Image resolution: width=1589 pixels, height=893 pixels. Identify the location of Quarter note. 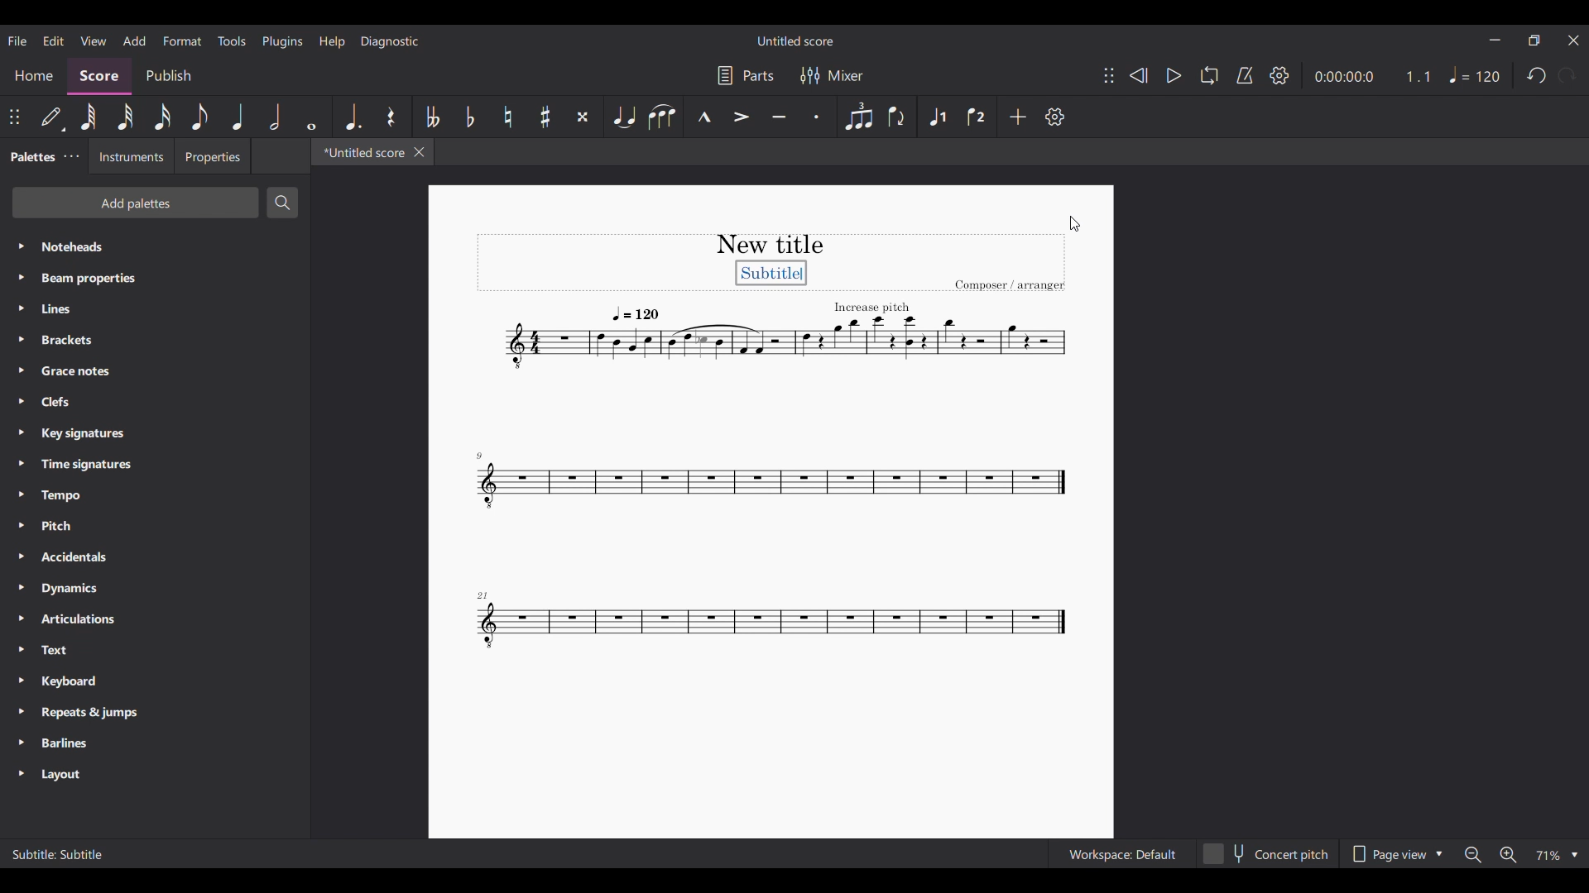
(238, 117).